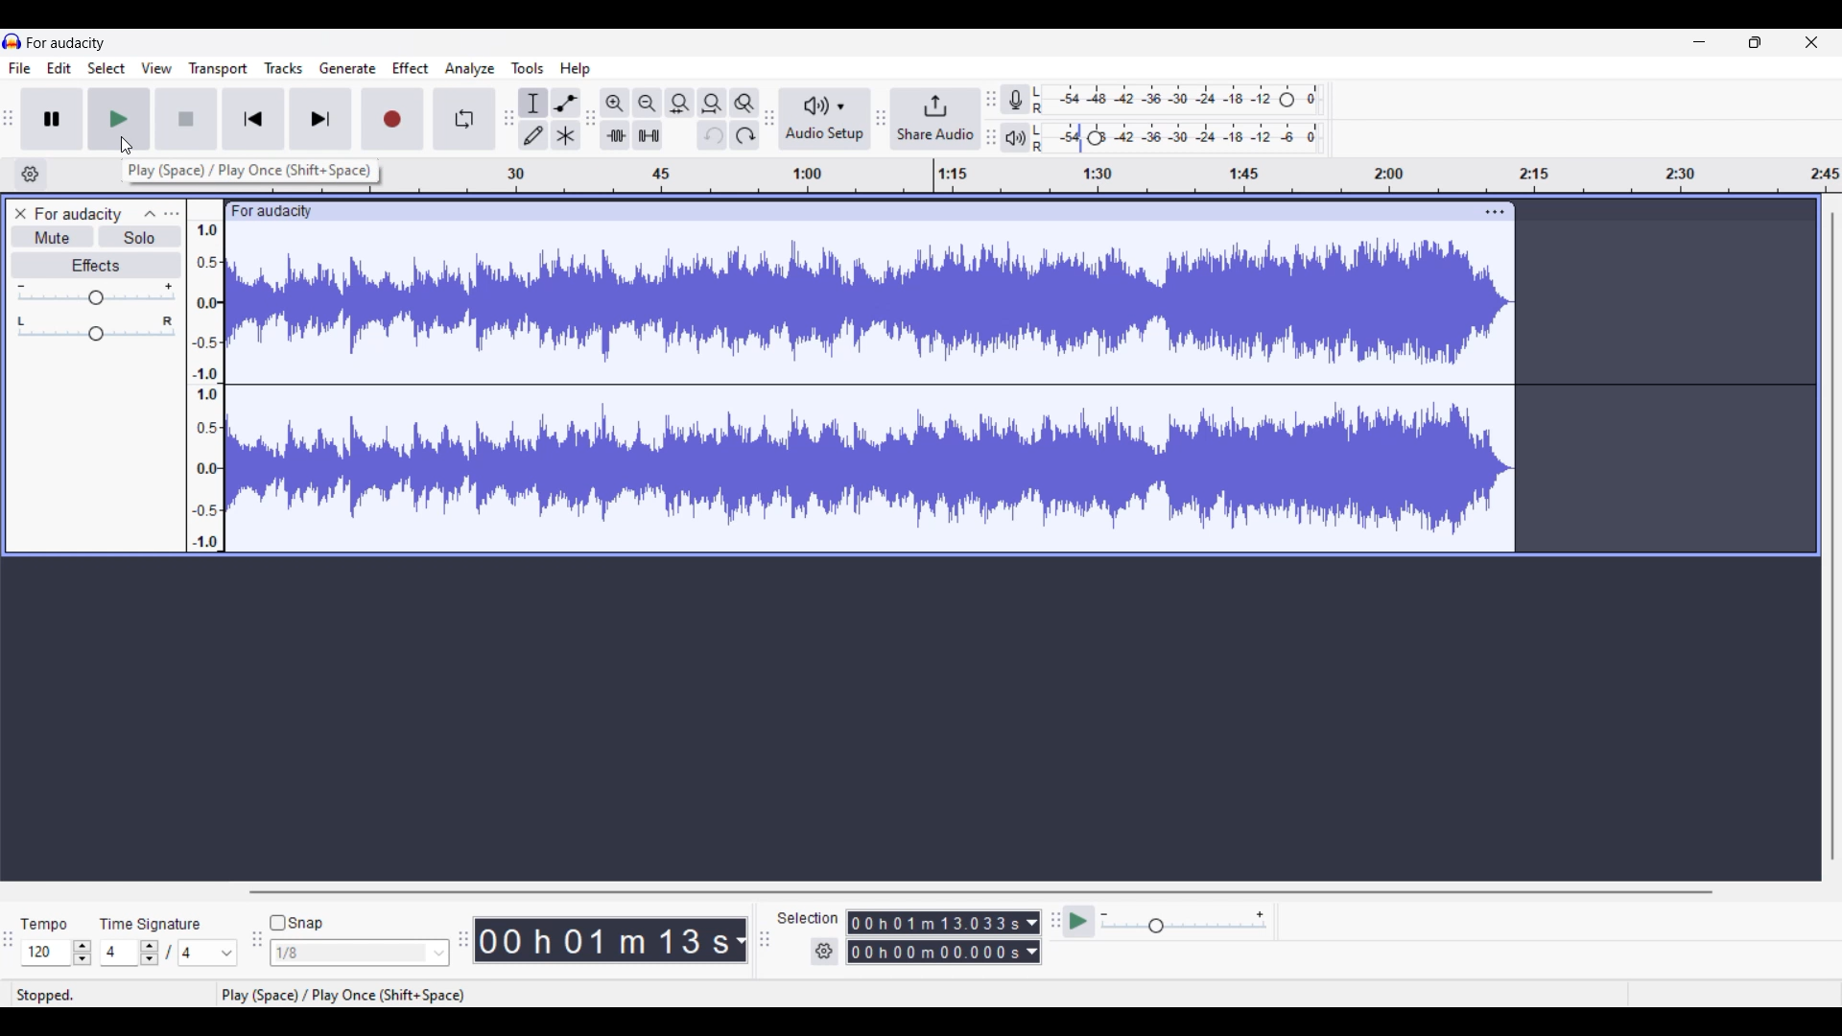 The image size is (1842, 1036). I want to click on Duration measurement options, so click(740, 940).